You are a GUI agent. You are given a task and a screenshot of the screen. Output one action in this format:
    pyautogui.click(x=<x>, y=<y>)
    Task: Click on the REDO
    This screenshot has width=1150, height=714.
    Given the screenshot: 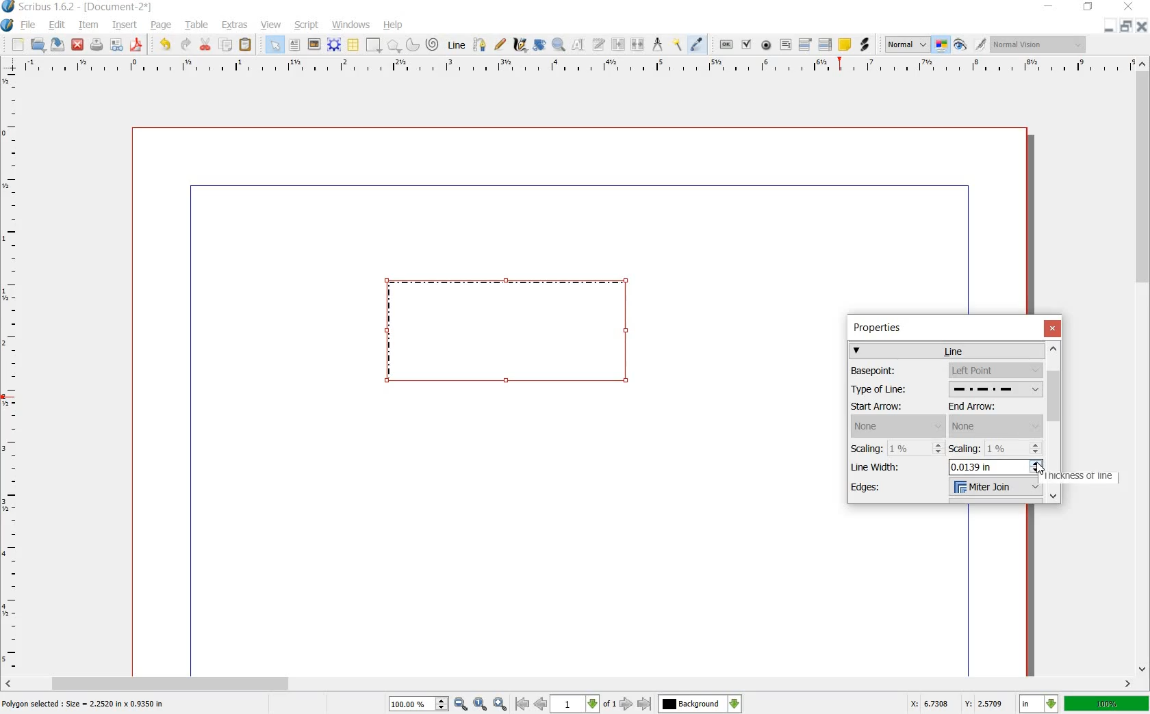 What is the action you would take?
    pyautogui.click(x=186, y=45)
    